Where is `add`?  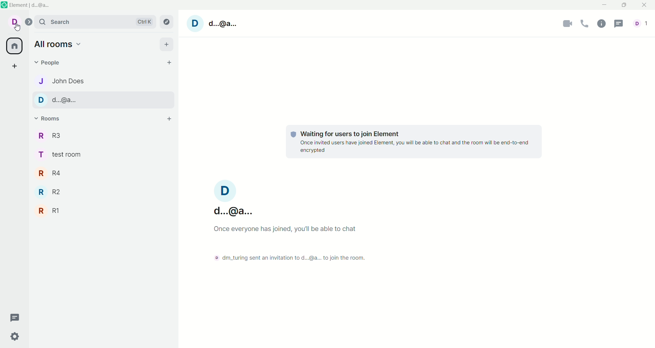 add is located at coordinates (169, 117).